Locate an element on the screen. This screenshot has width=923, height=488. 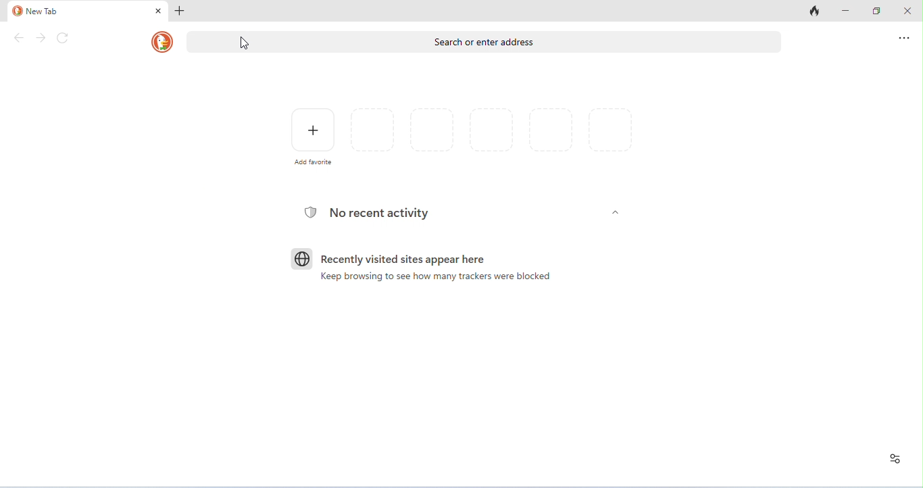
close is located at coordinates (159, 11).